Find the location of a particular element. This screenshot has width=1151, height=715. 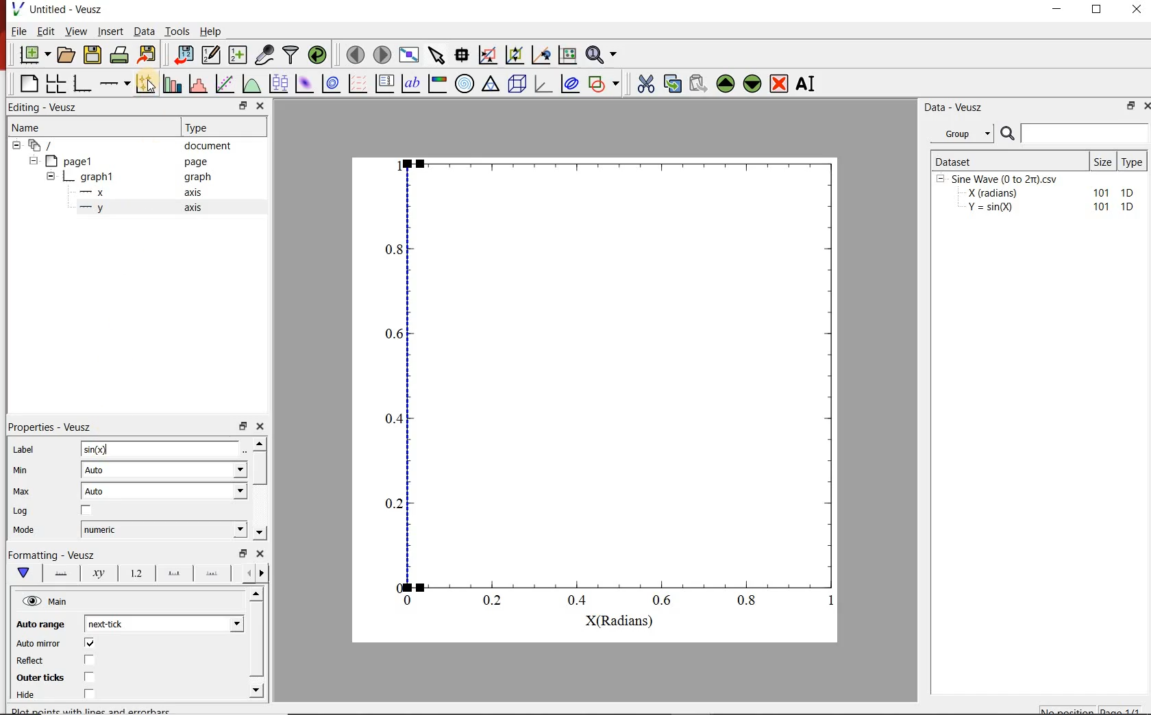

Min/Max is located at coordinates (241, 106).